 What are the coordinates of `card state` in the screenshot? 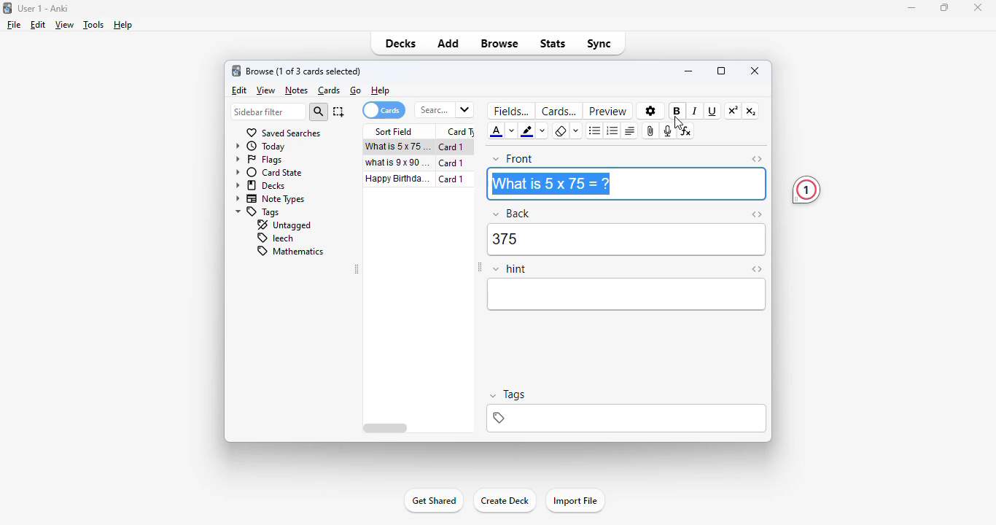 It's located at (269, 172).